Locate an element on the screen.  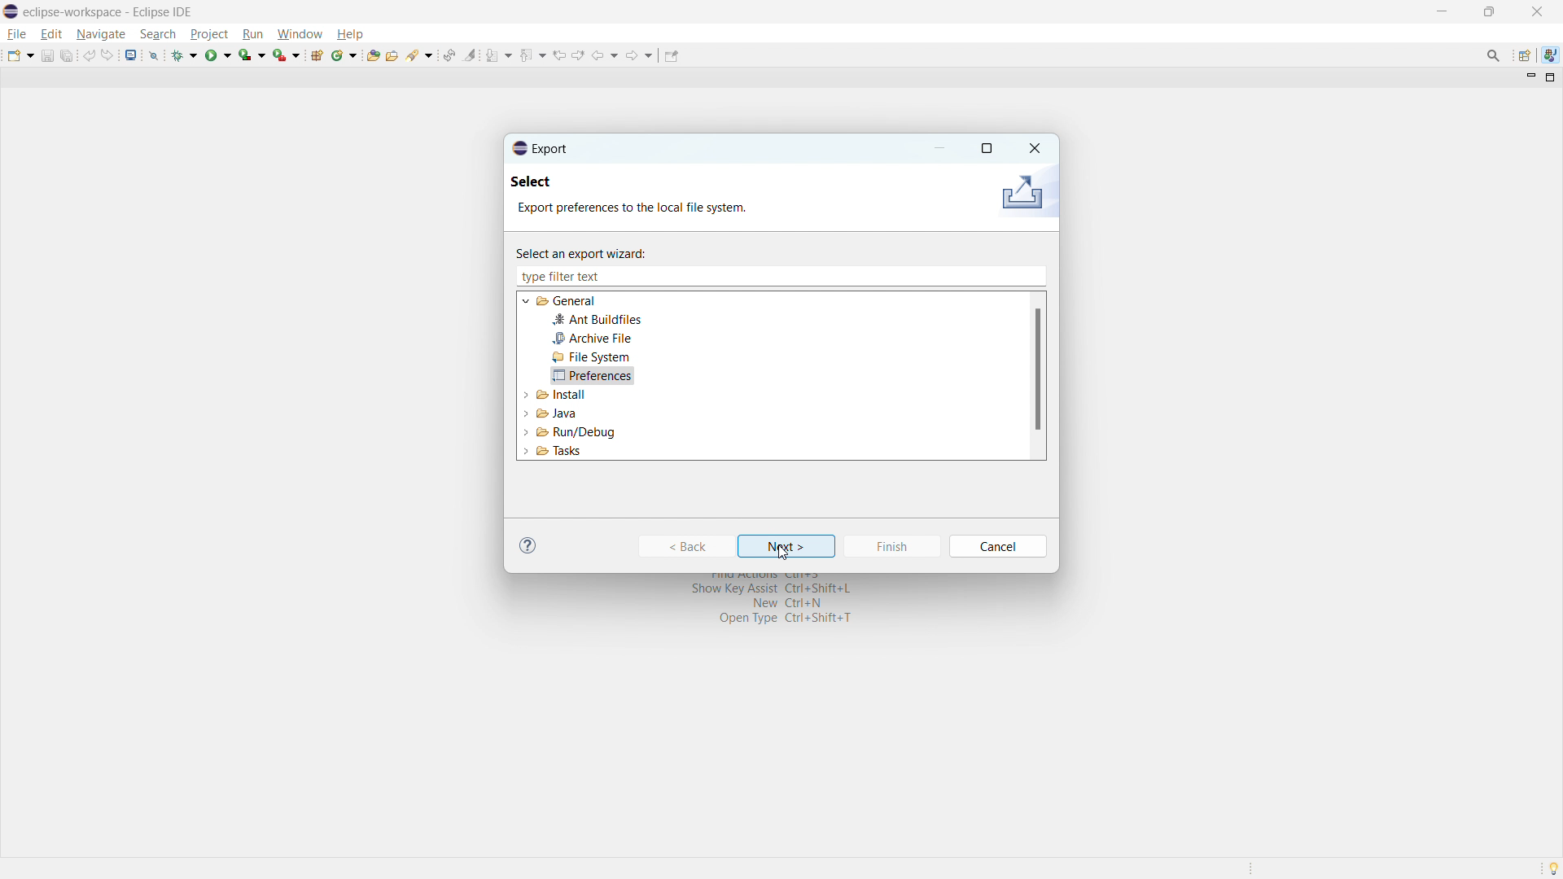
save is located at coordinates (46, 56).